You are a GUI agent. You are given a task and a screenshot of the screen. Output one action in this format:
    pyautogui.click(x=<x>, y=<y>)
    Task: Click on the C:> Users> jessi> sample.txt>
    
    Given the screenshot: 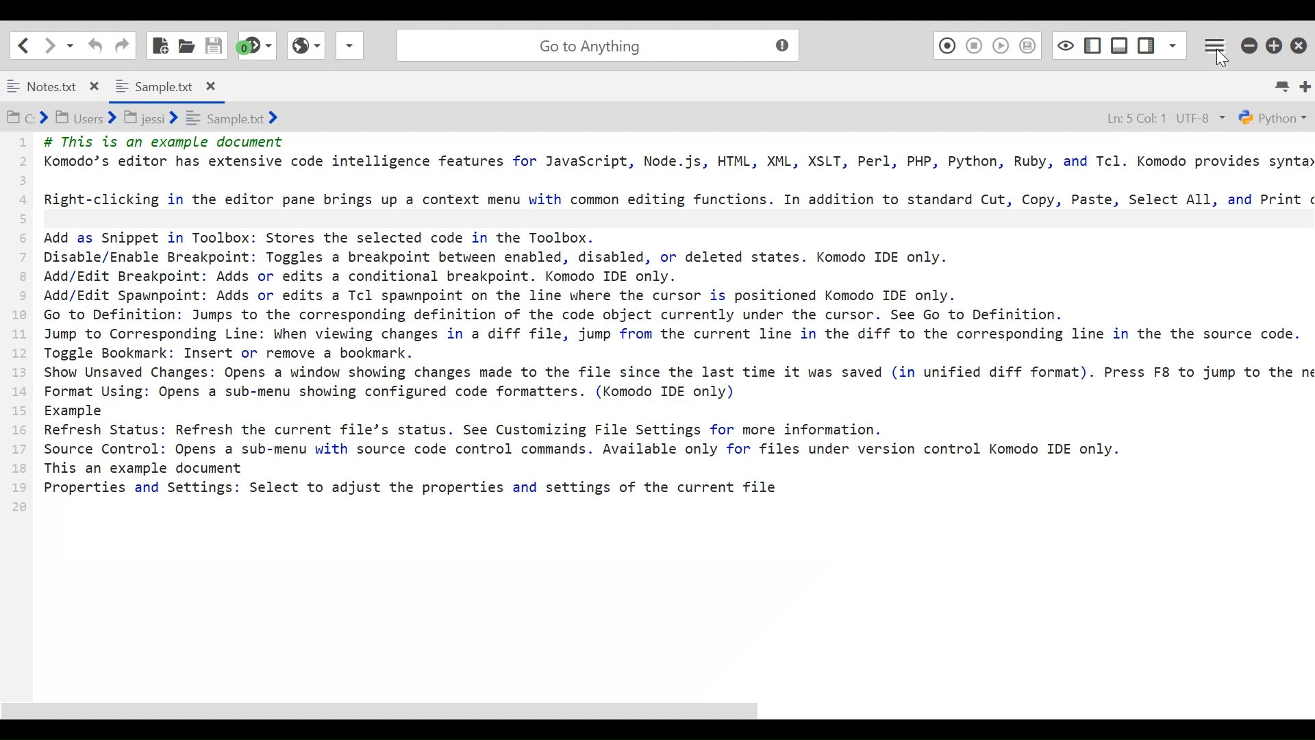 What is the action you would take?
    pyautogui.click(x=161, y=119)
    